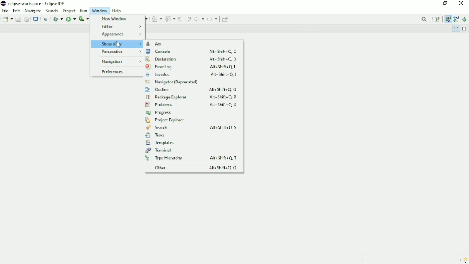 The image size is (469, 264). Describe the element at coordinates (118, 11) in the screenshot. I see `Help` at that location.